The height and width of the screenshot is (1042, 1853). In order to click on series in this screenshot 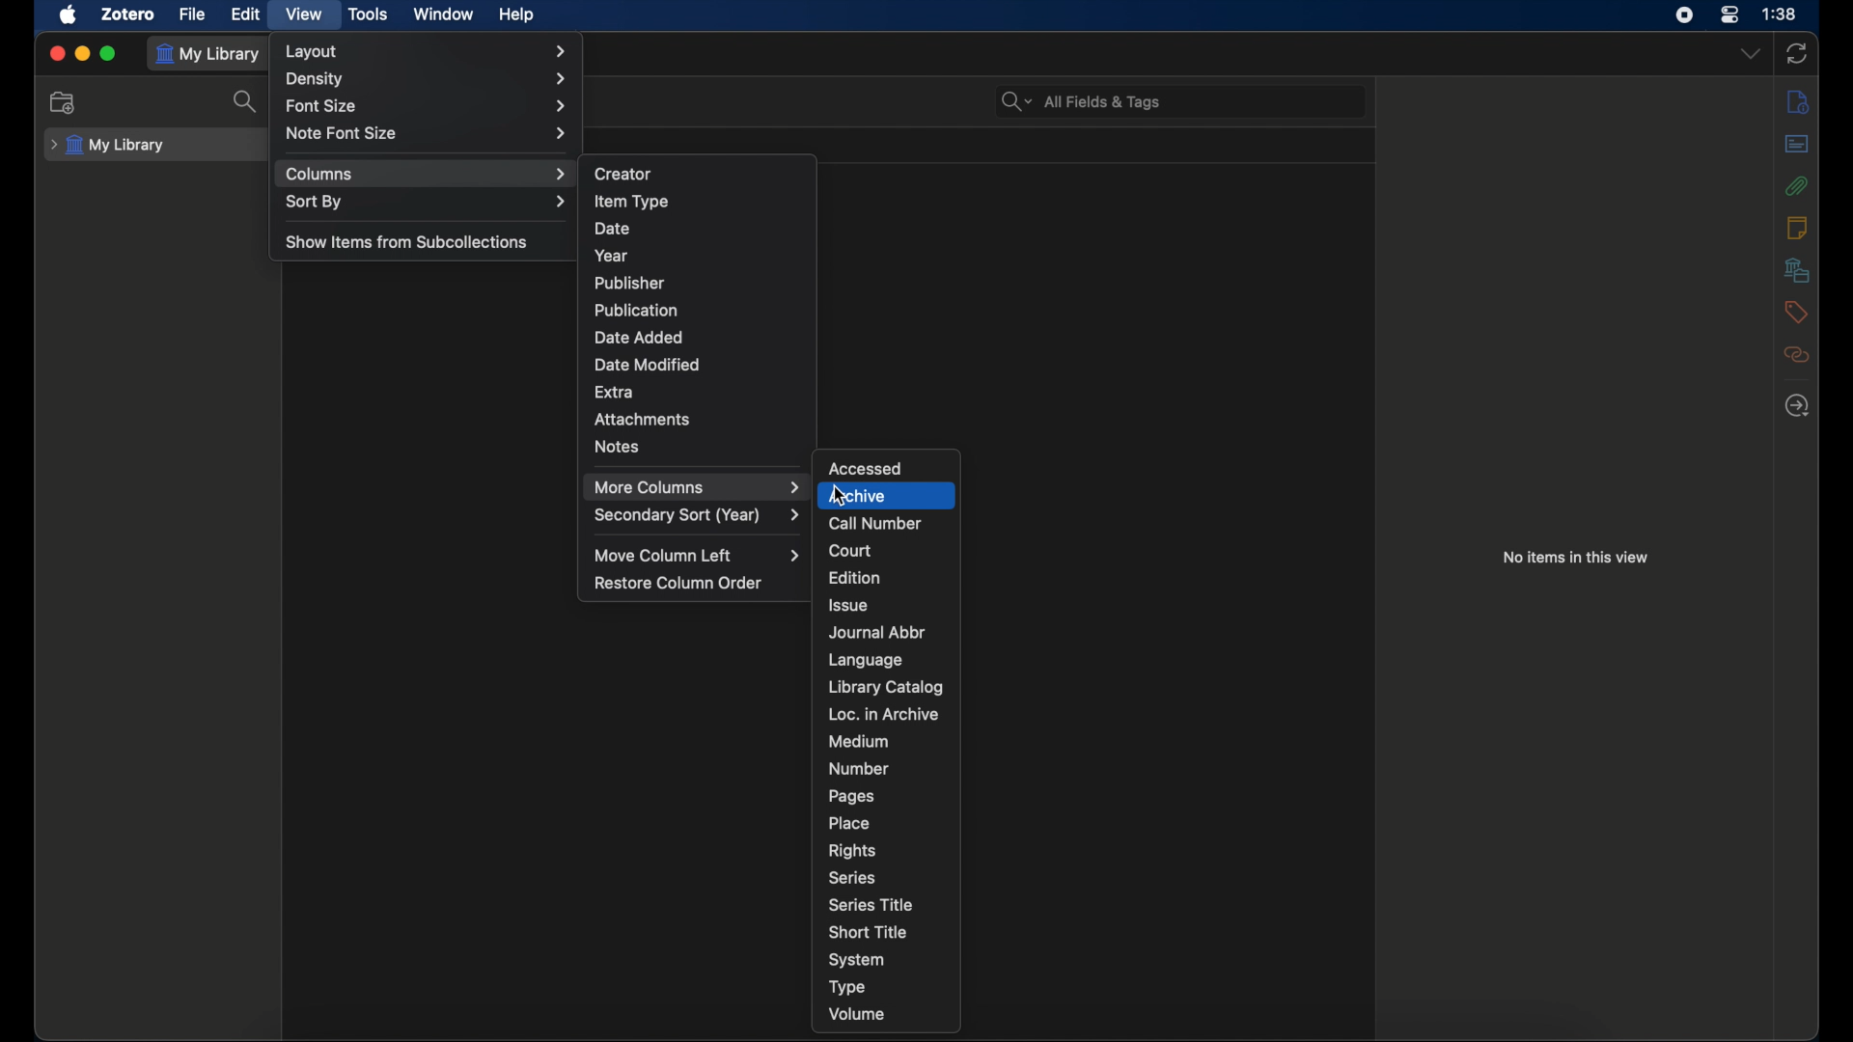, I will do `click(852, 878)`.